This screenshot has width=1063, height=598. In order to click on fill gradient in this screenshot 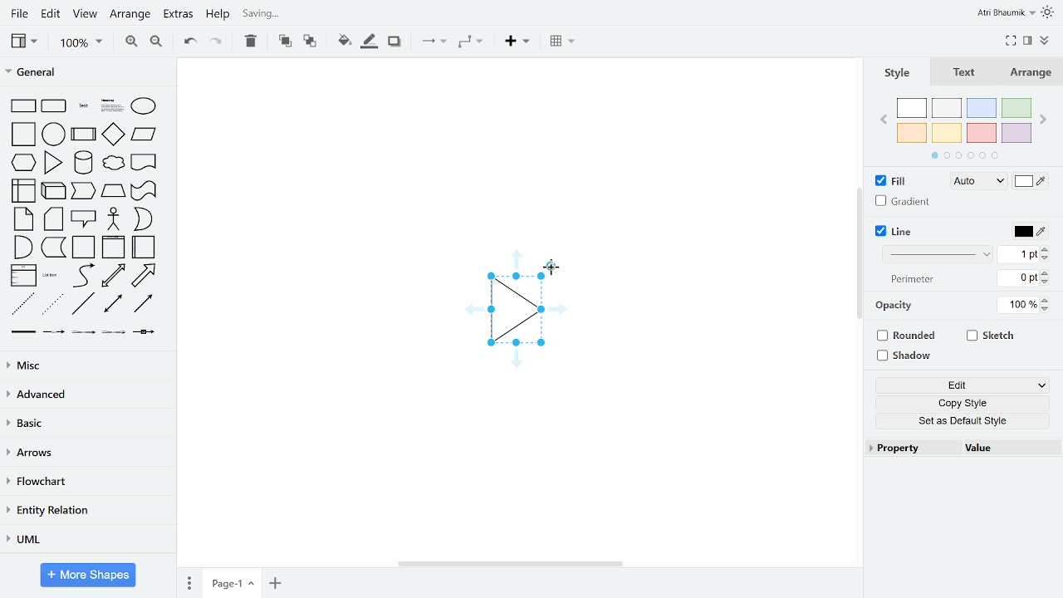, I will do `click(904, 202)`.